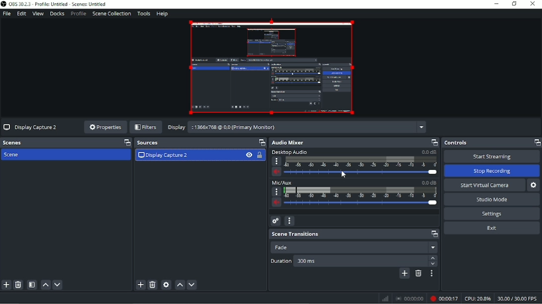 This screenshot has width=542, height=304. What do you see at coordinates (163, 156) in the screenshot?
I see `Display Capture 2` at bounding box center [163, 156].